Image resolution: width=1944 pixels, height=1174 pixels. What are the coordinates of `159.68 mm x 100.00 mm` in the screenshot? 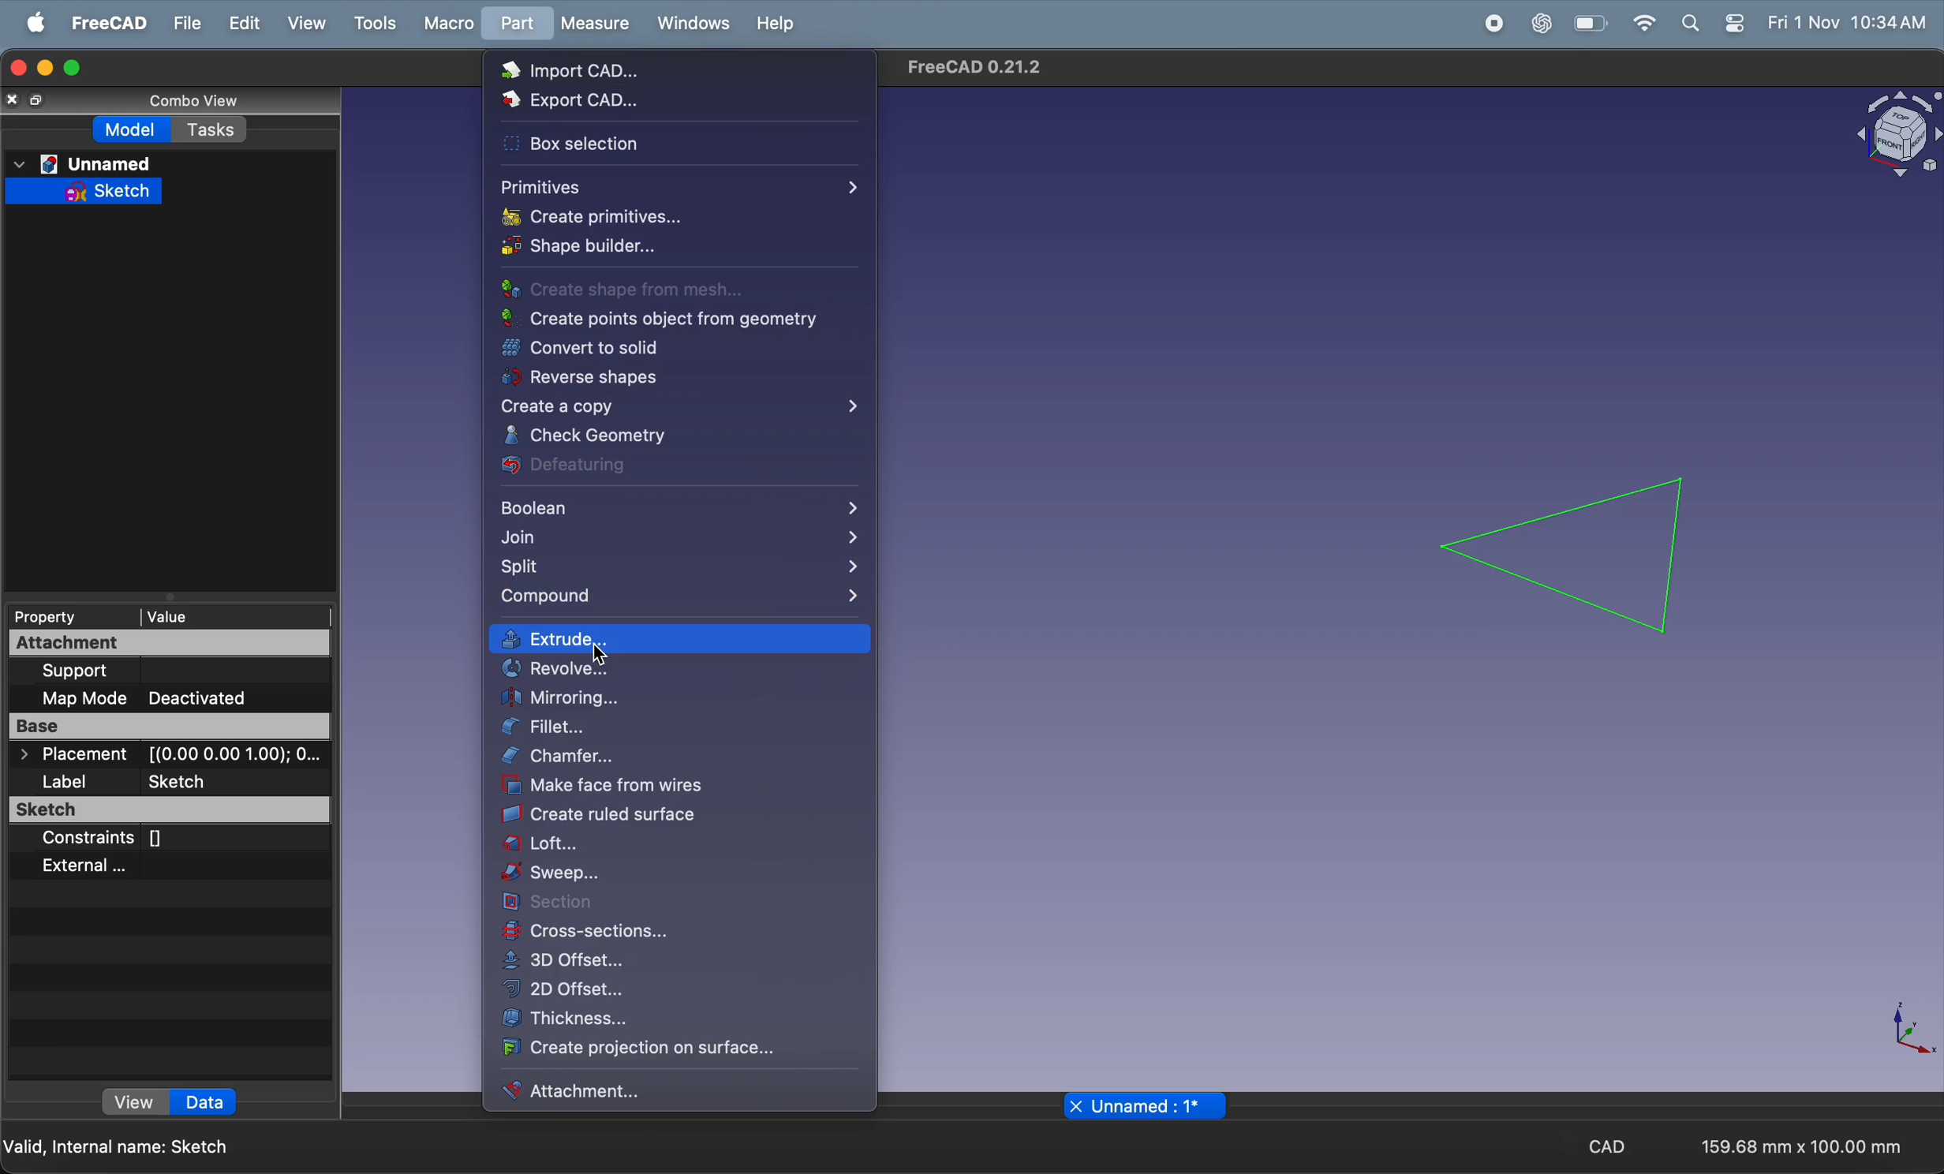 It's located at (1800, 1148).